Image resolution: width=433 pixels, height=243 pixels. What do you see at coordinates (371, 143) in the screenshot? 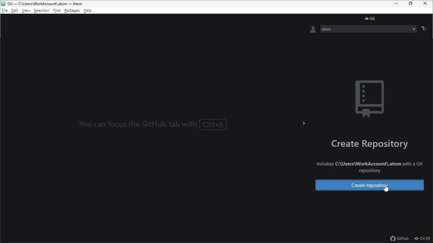
I see `create repository` at bounding box center [371, 143].